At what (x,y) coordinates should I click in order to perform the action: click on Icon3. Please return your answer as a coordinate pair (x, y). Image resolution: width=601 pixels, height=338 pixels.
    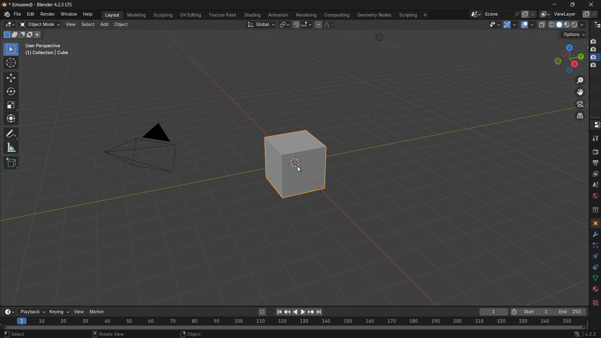
    Looking at the image, I should click on (595, 58).